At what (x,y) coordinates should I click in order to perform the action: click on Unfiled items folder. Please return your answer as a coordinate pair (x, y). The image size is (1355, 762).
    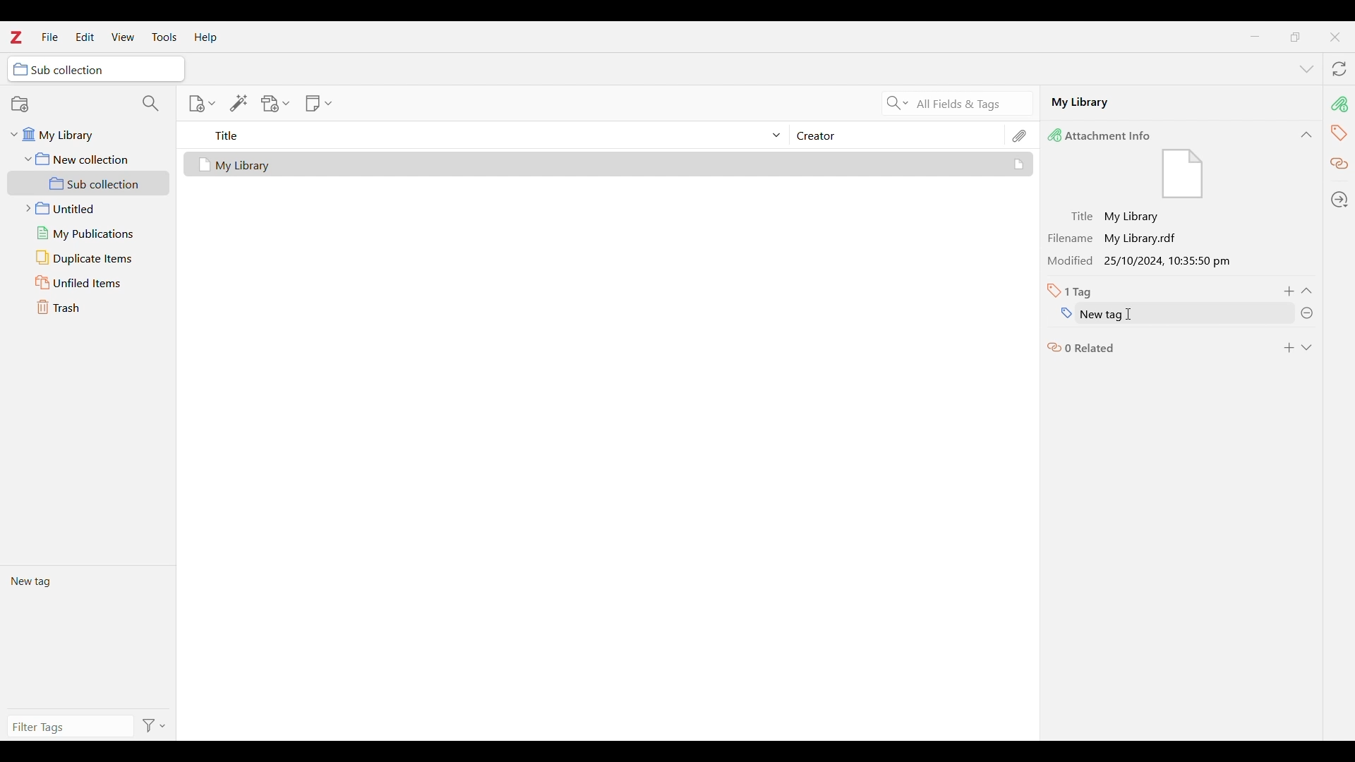
    Looking at the image, I should click on (88, 282).